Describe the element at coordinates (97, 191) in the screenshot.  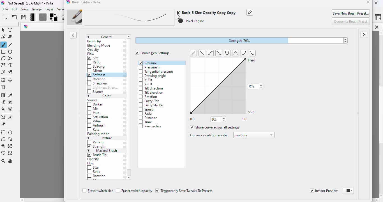
I see `eraser switch size` at that location.